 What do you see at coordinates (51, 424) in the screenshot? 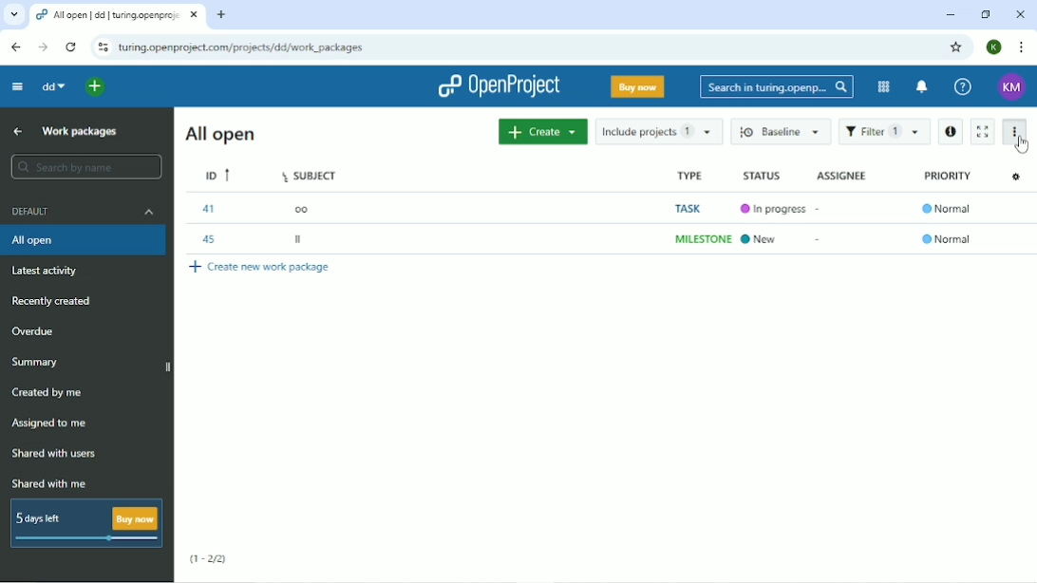
I see `Assigned to me` at bounding box center [51, 424].